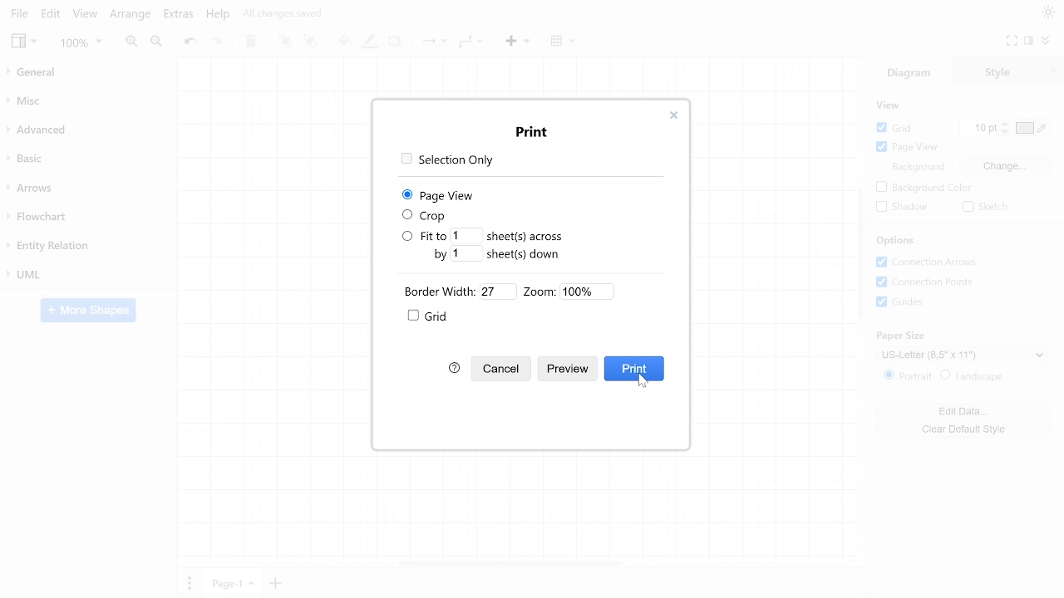  I want to click on Clear default style, so click(968, 429).